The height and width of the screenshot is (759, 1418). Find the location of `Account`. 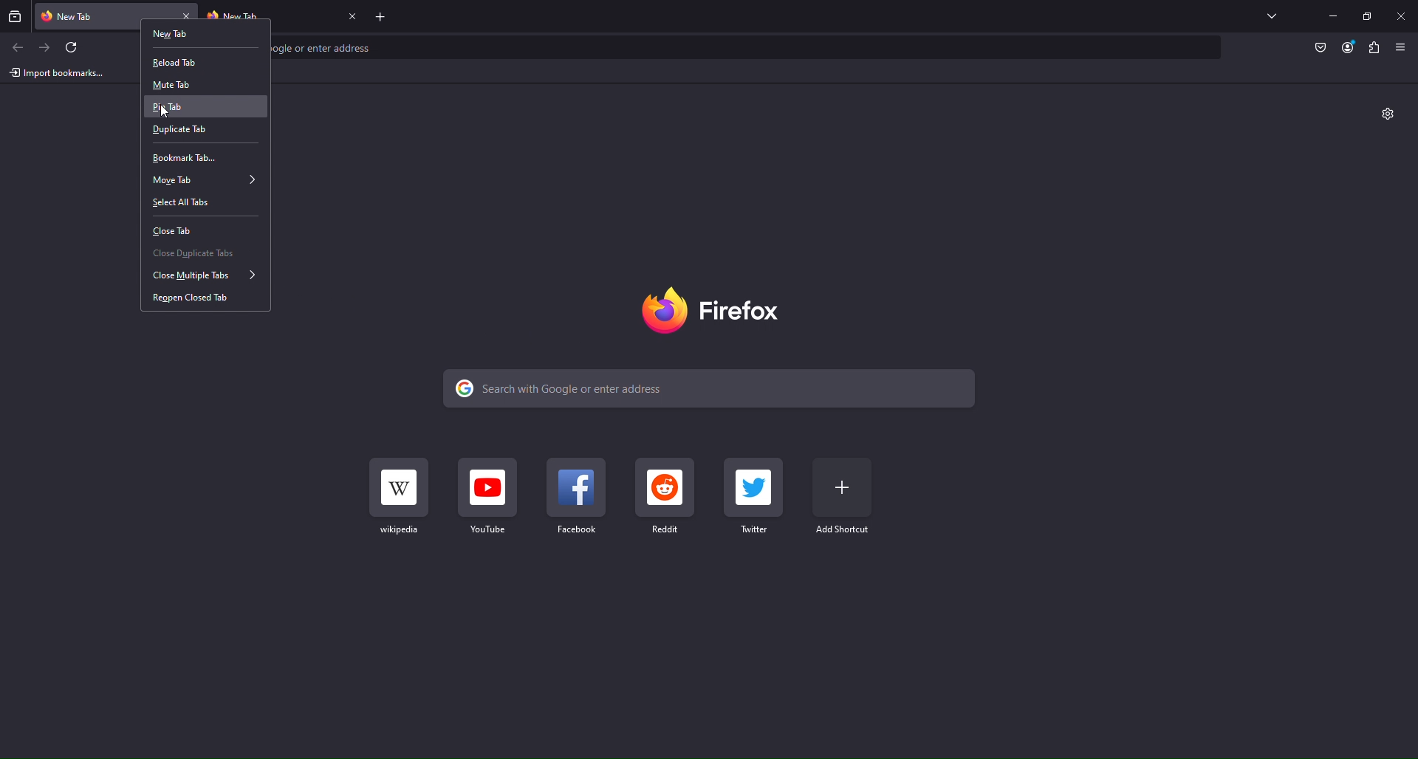

Account is located at coordinates (1349, 48).